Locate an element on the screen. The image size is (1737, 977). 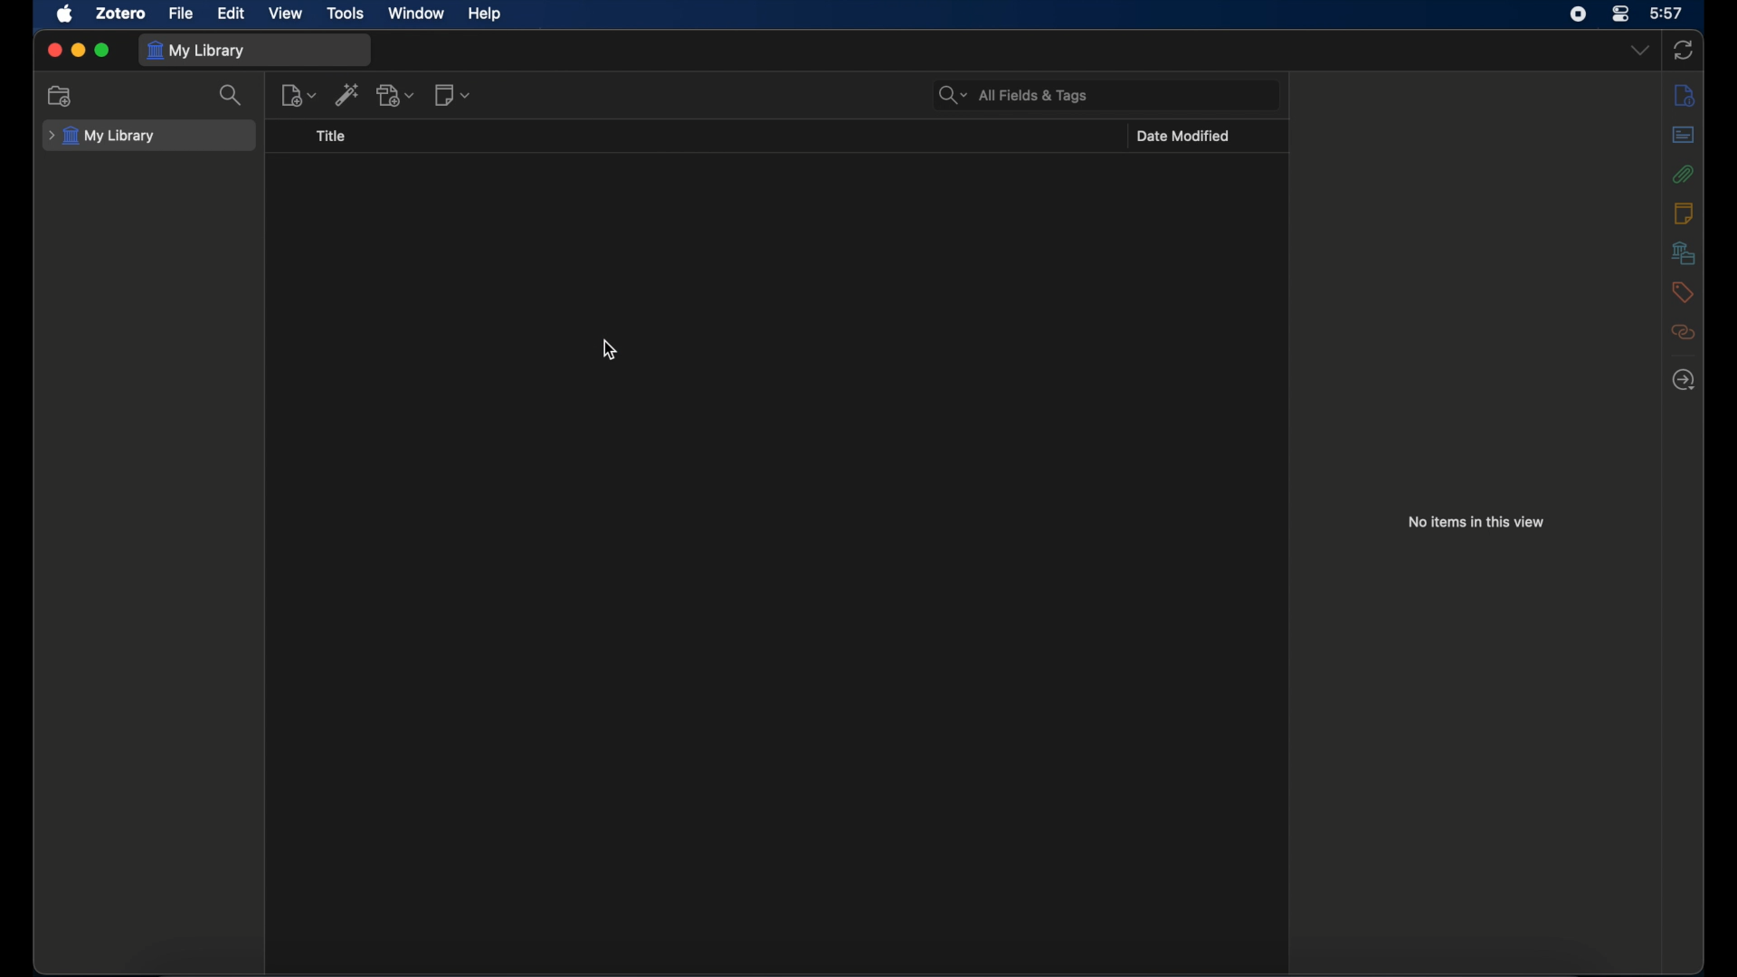
date modified is located at coordinates (1183, 136).